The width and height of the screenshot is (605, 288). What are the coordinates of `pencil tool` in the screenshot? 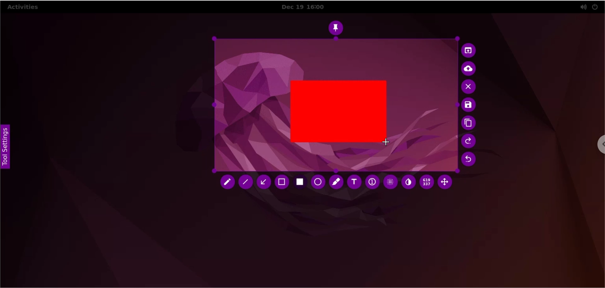 It's located at (227, 183).